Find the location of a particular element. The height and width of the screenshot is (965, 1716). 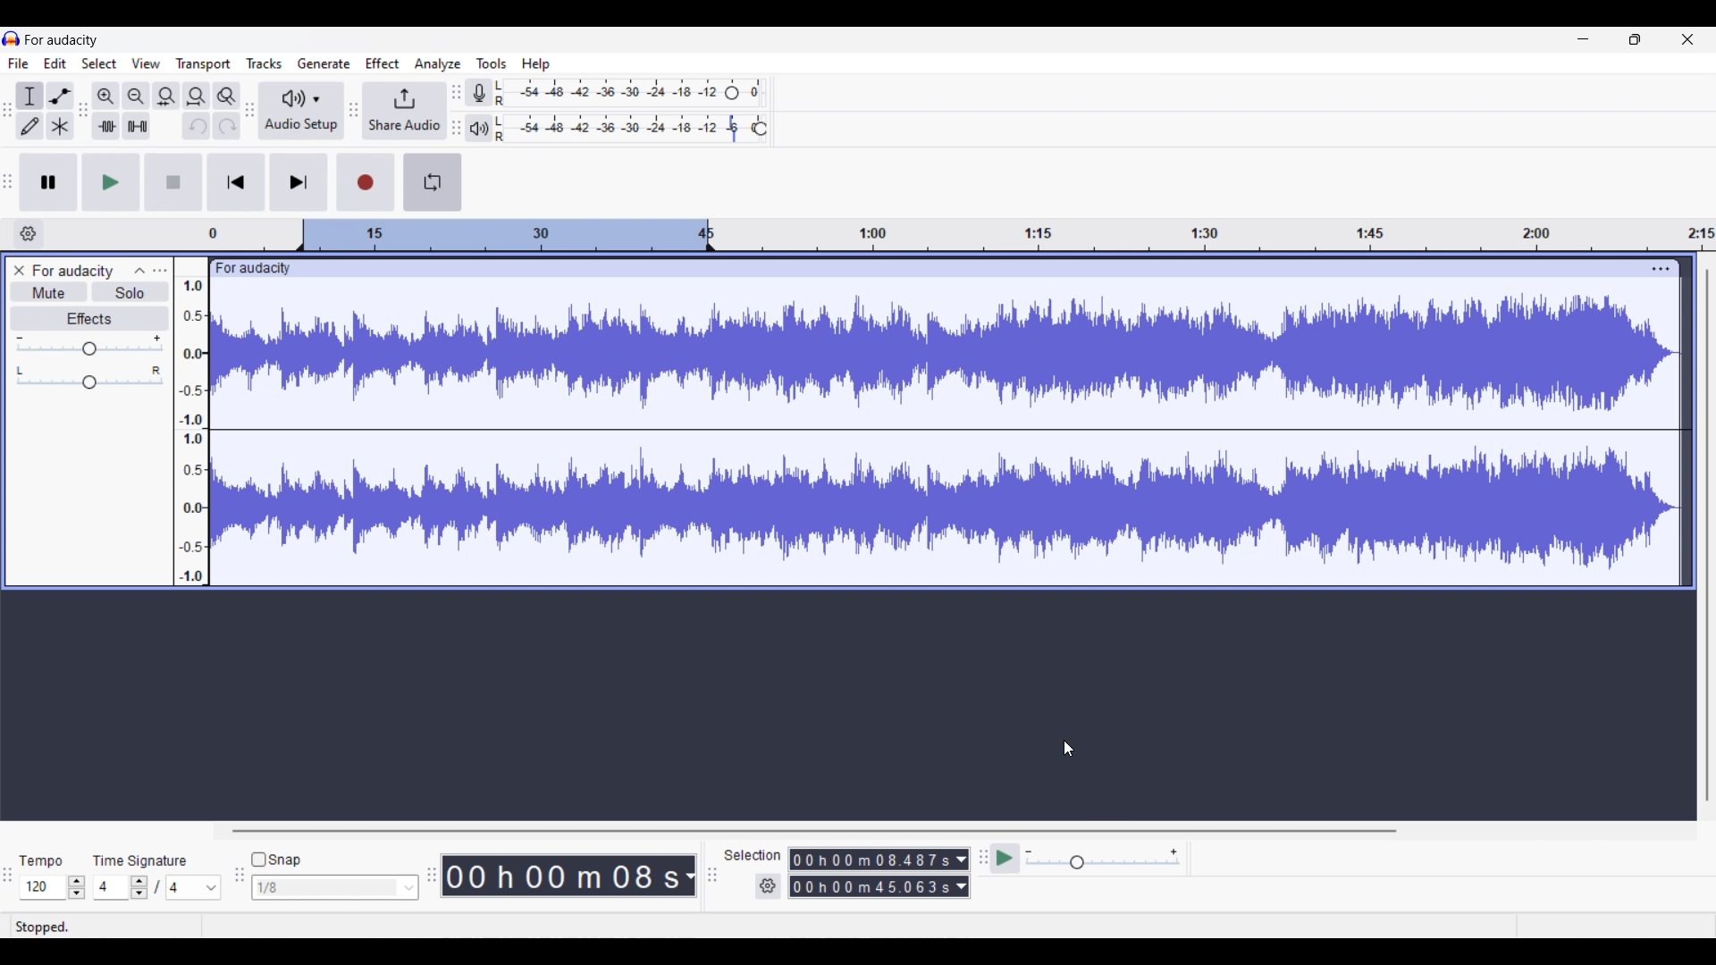

Indicates selection duration is located at coordinates (753, 855).